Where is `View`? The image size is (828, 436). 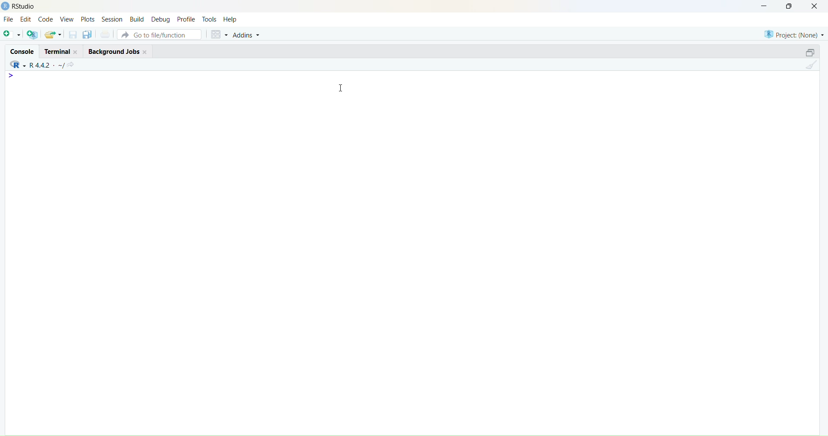 View is located at coordinates (66, 20).